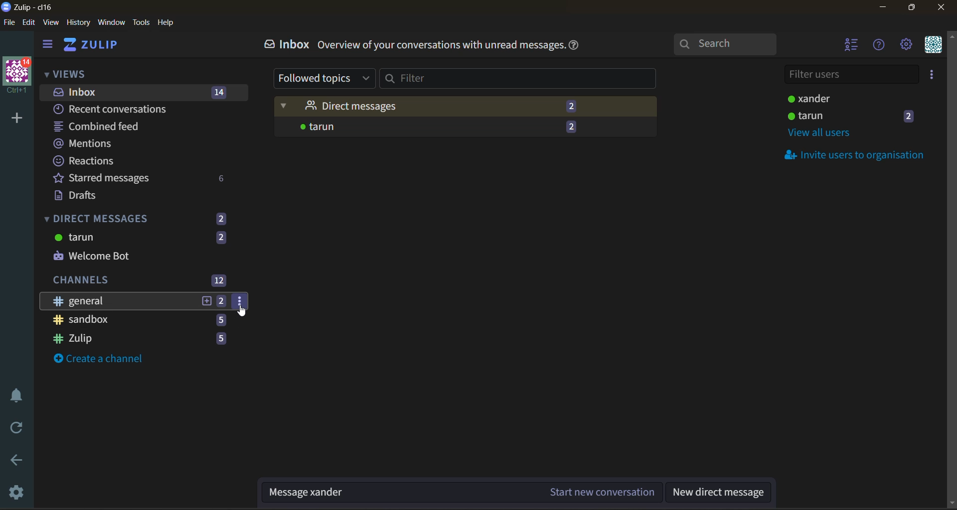 The image size is (957, 510). I want to click on create a channel, so click(107, 362).